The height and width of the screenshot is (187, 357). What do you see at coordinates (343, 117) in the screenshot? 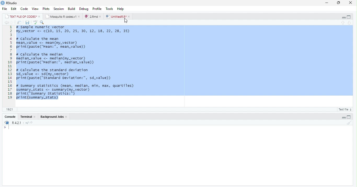
I see `minimize` at bounding box center [343, 117].